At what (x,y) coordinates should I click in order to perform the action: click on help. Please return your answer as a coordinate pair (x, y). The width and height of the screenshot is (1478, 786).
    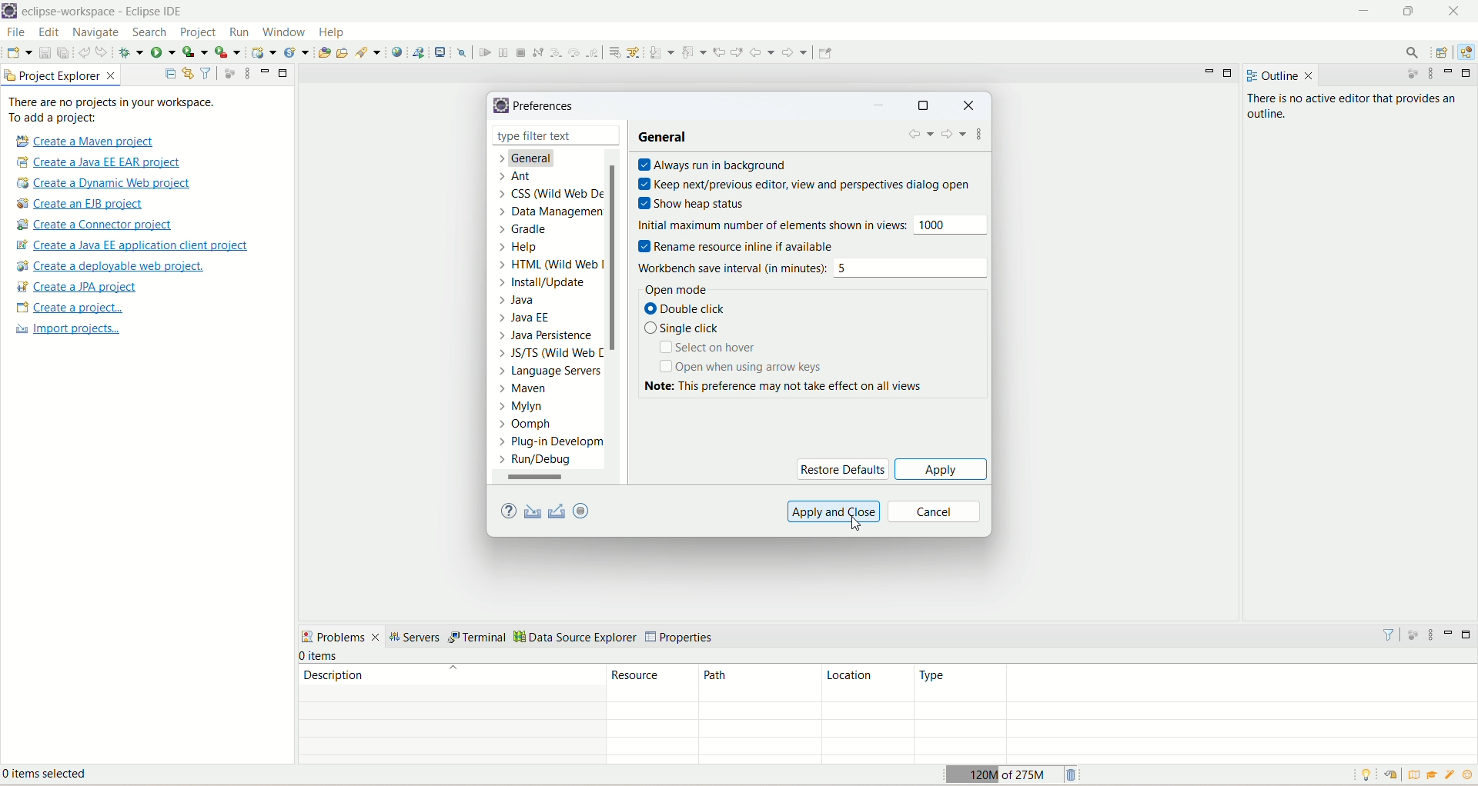
    Looking at the image, I should click on (507, 512).